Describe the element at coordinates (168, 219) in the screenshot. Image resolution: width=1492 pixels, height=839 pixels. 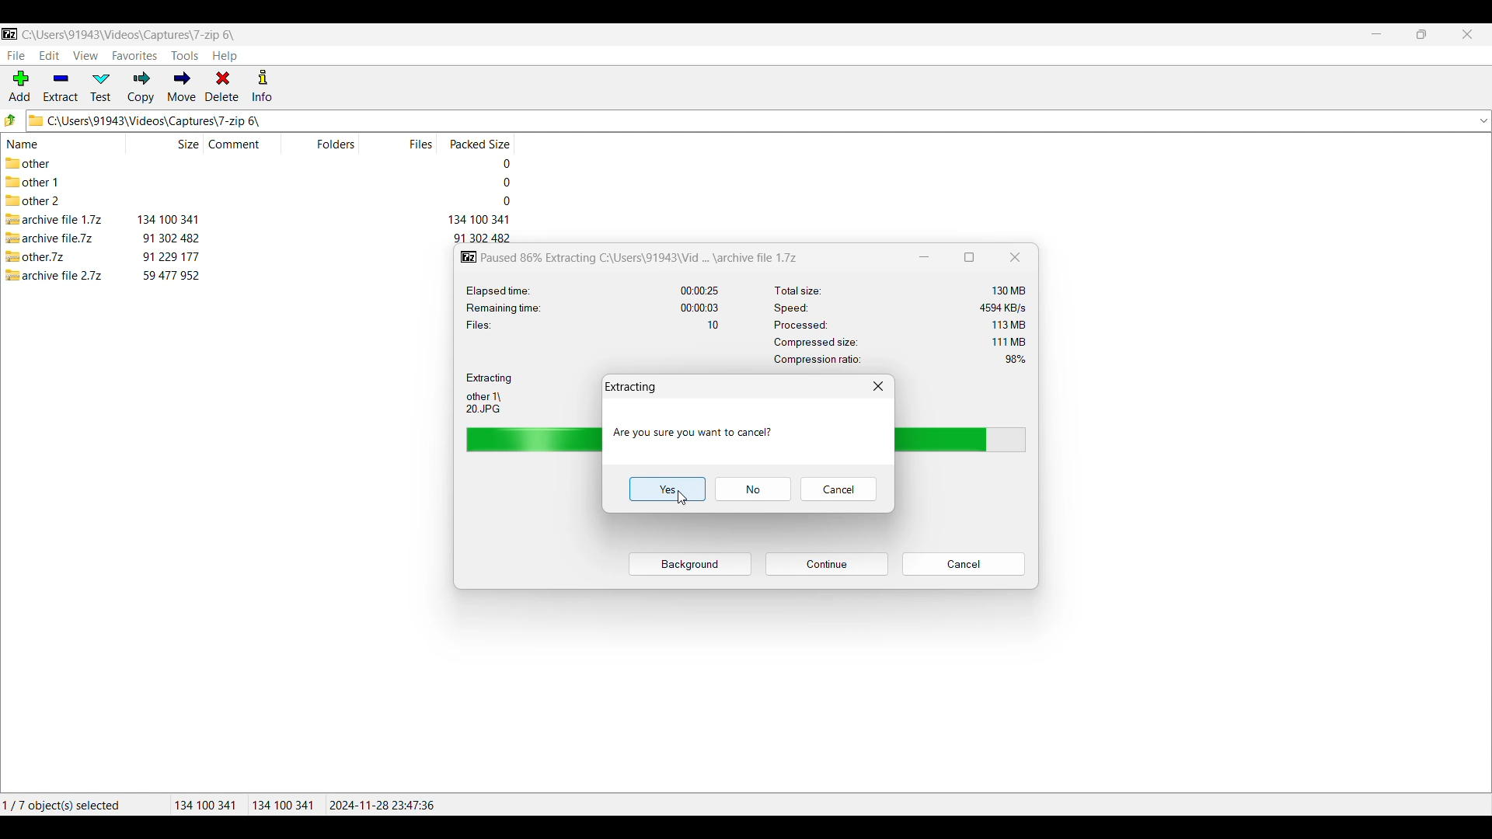
I see `size` at that location.